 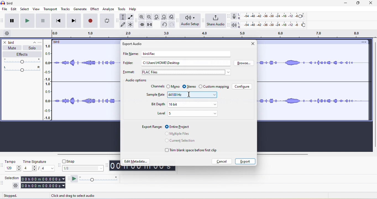 I want to click on entire project, so click(x=179, y=126).